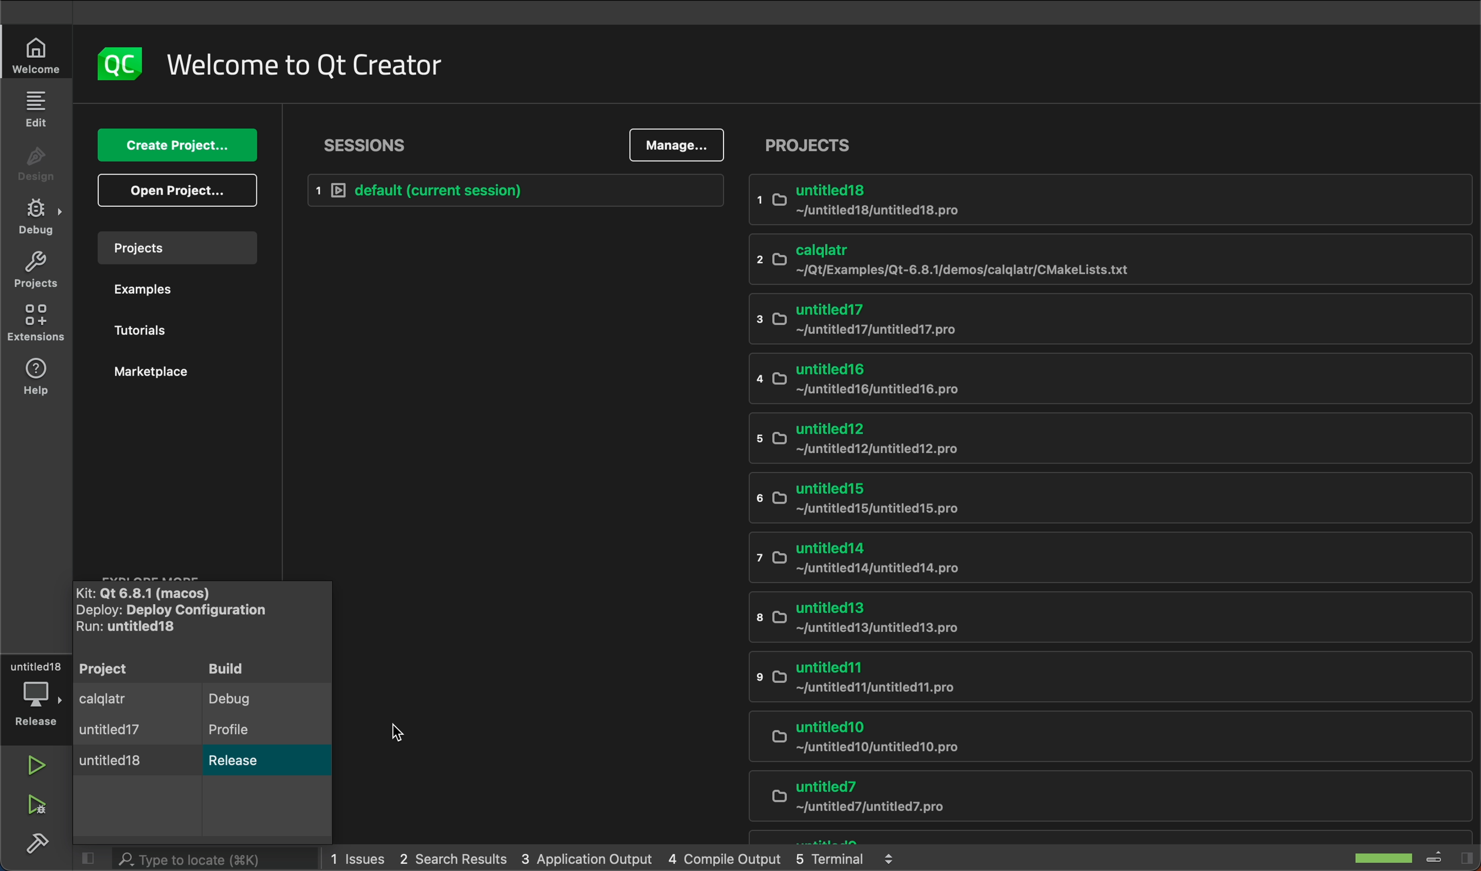  I want to click on calqlatr, so click(113, 699).